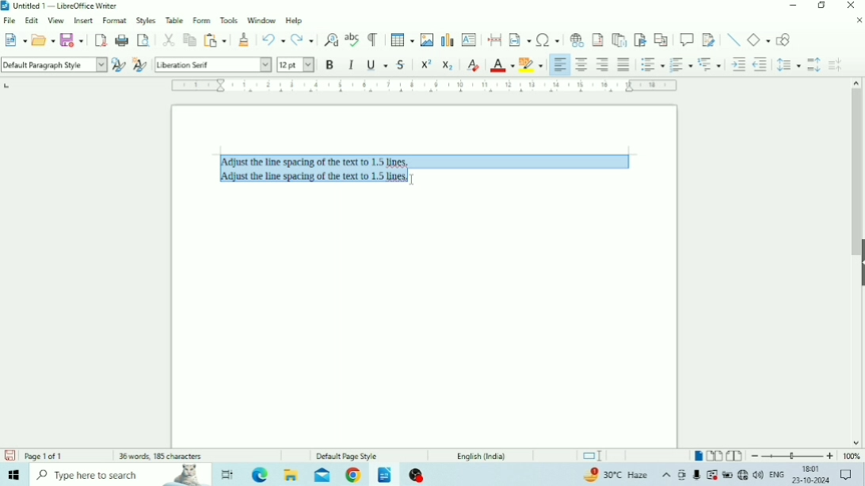 This screenshot has width=865, height=486. Describe the element at coordinates (777, 474) in the screenshot. I see `Language` at that location.